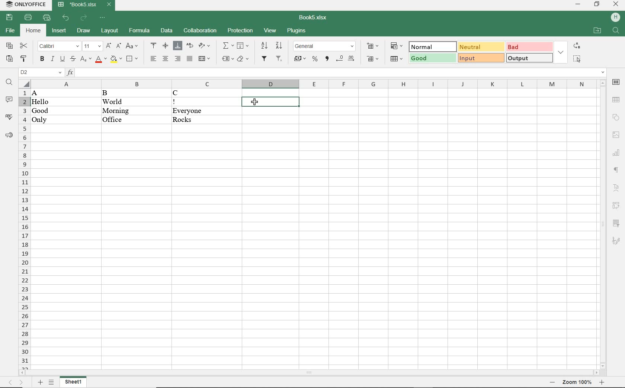 This screenshot has height=388, width=625. Describe the element at coordinates (110, 31) in the screenshot. I see `LAYOUT` at that location.